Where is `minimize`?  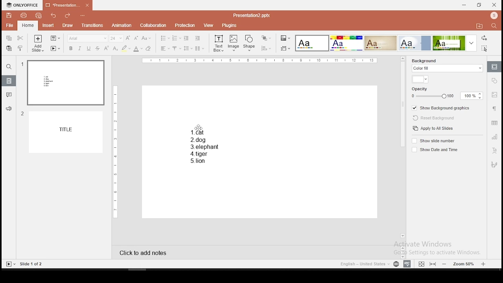 minimize is located at coordinates (464, 6).